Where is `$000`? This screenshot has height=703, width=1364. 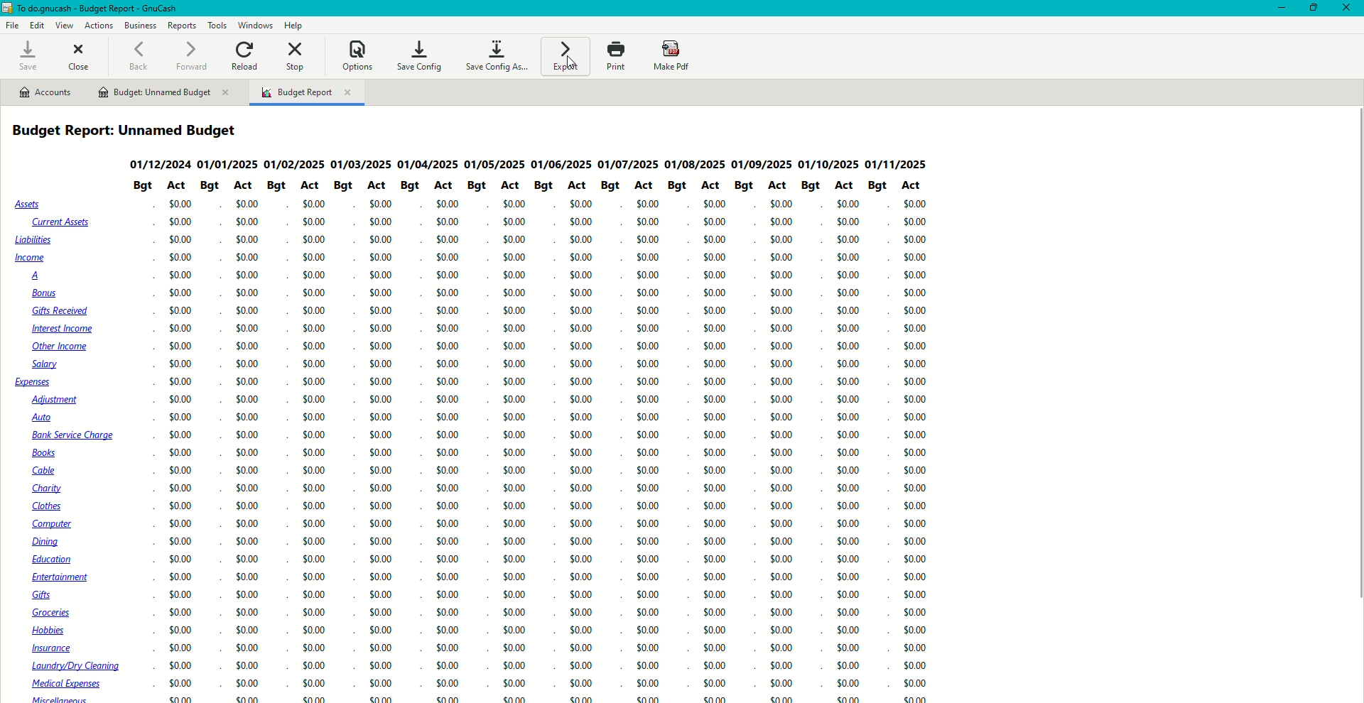
$000 is located at coordinates (581, 467).